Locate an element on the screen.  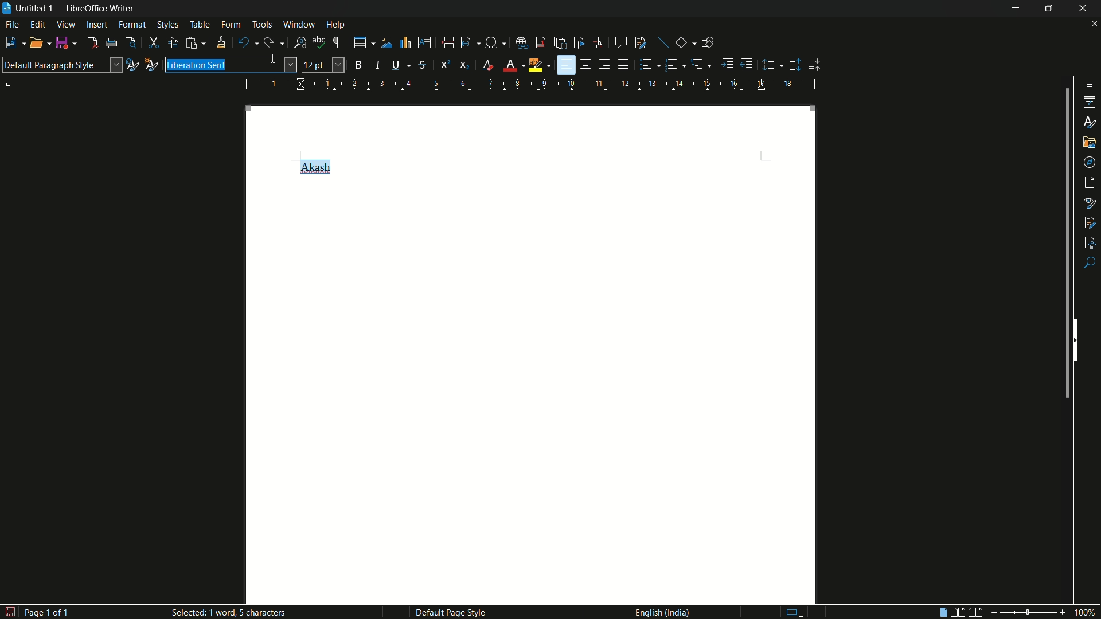
minimize is located at coordinates (1014, 8).